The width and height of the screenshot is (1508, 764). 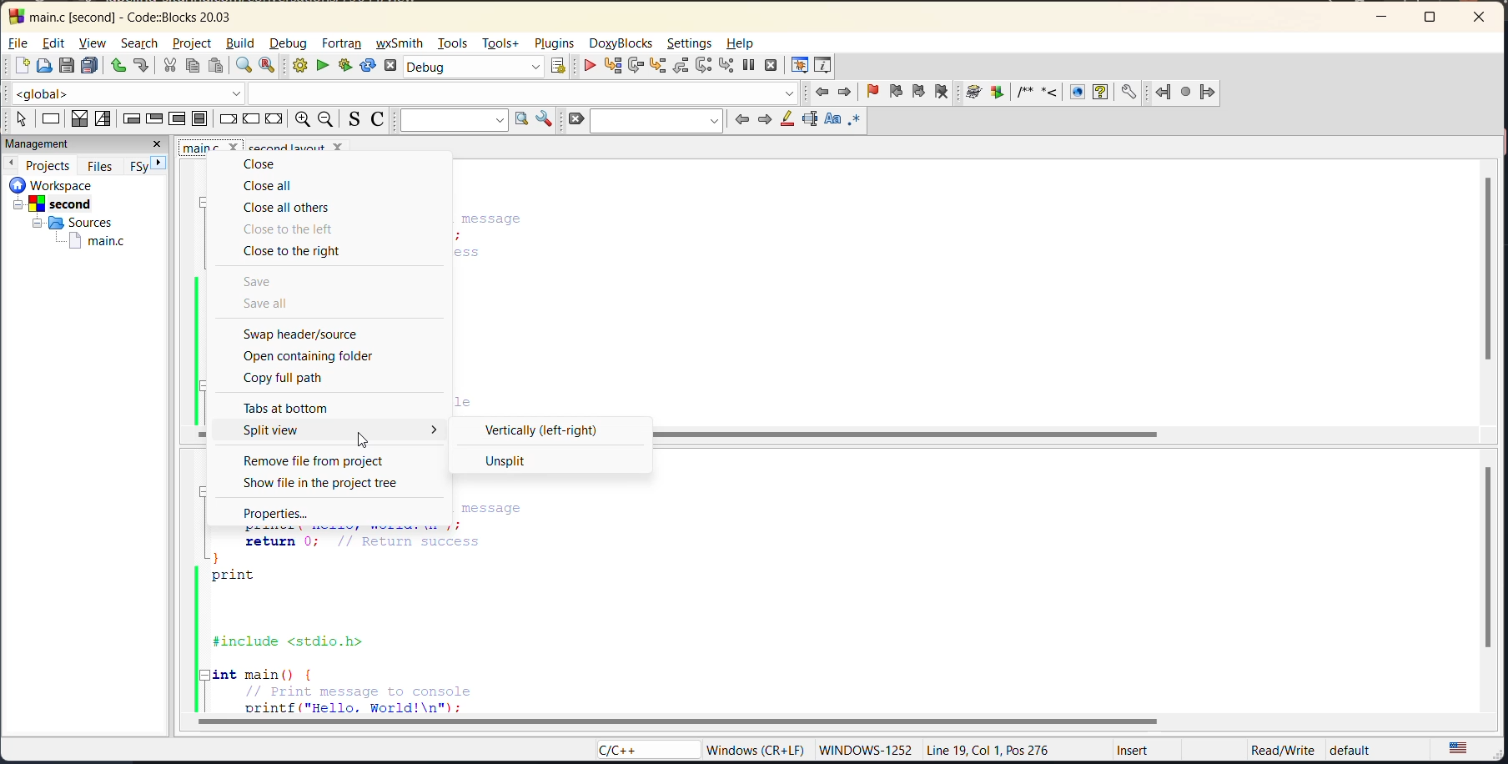 What do you see at coordinates (368, 66) in the screenshot?
I see `rebuild` at bounding box center [368, 66].